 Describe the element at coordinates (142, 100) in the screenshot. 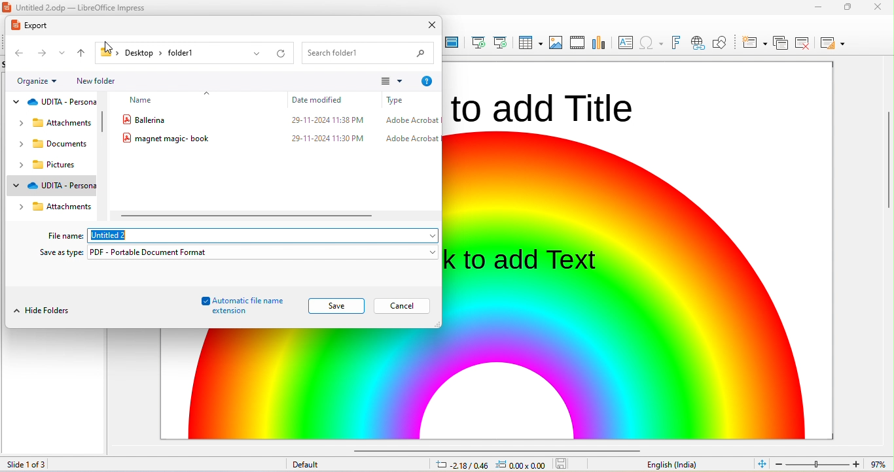

I see `name` at that location.